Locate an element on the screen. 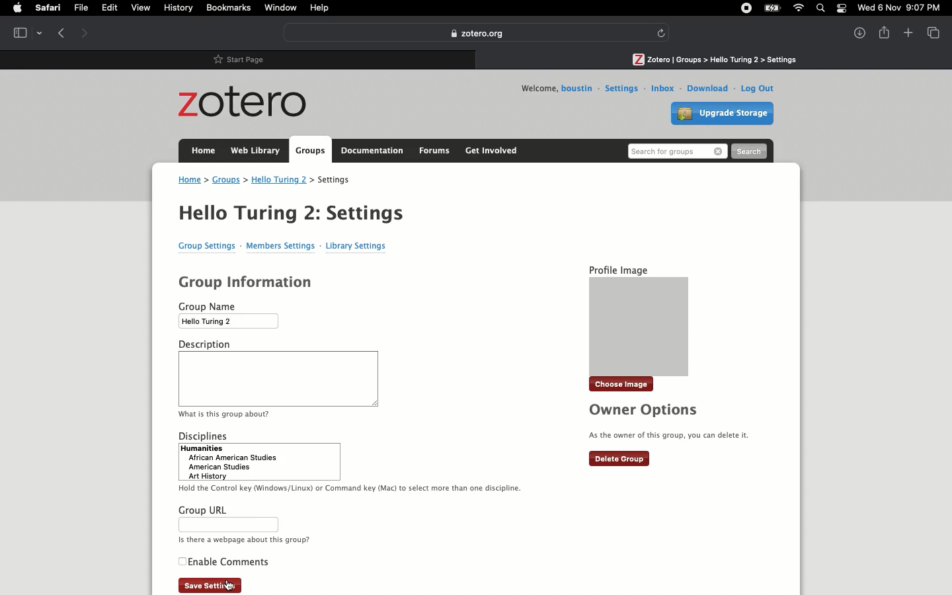 The height and width of the screenshot is (595, 952). New tab is located at coordinates (907, 33).